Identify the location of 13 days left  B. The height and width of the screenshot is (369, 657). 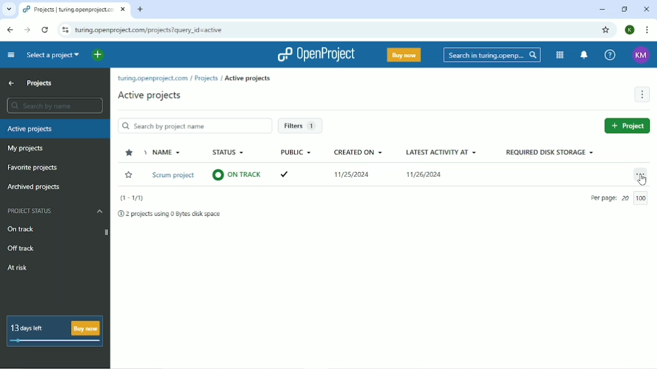
(33, 326).